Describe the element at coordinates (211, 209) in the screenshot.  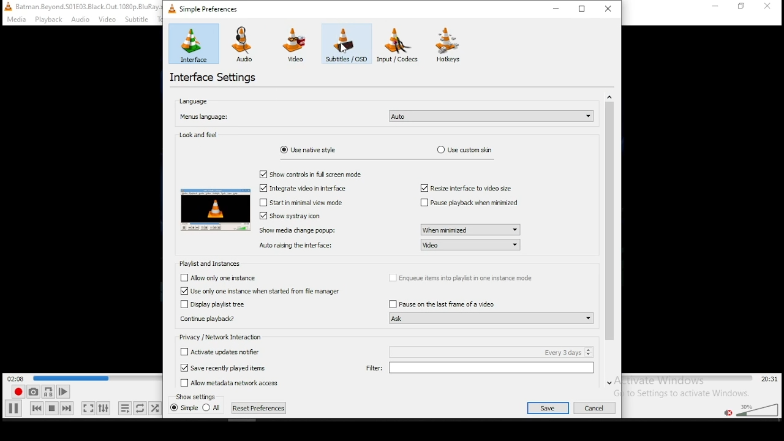
I see `` at that location.